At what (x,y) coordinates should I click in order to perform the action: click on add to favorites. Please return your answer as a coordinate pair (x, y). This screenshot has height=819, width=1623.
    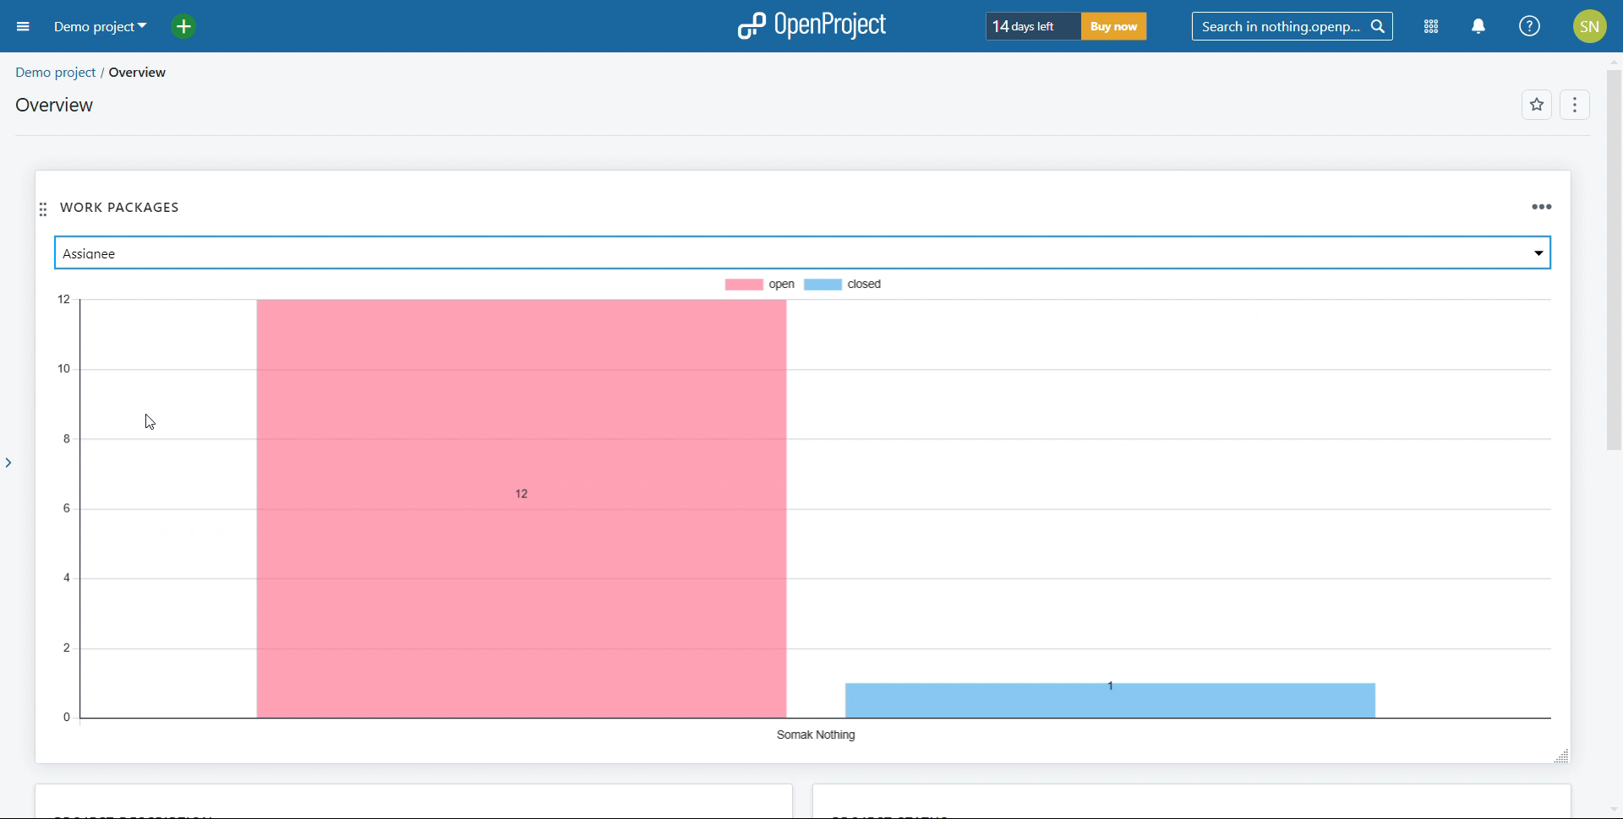
    Looking at the image, I should click on (1537, 104).